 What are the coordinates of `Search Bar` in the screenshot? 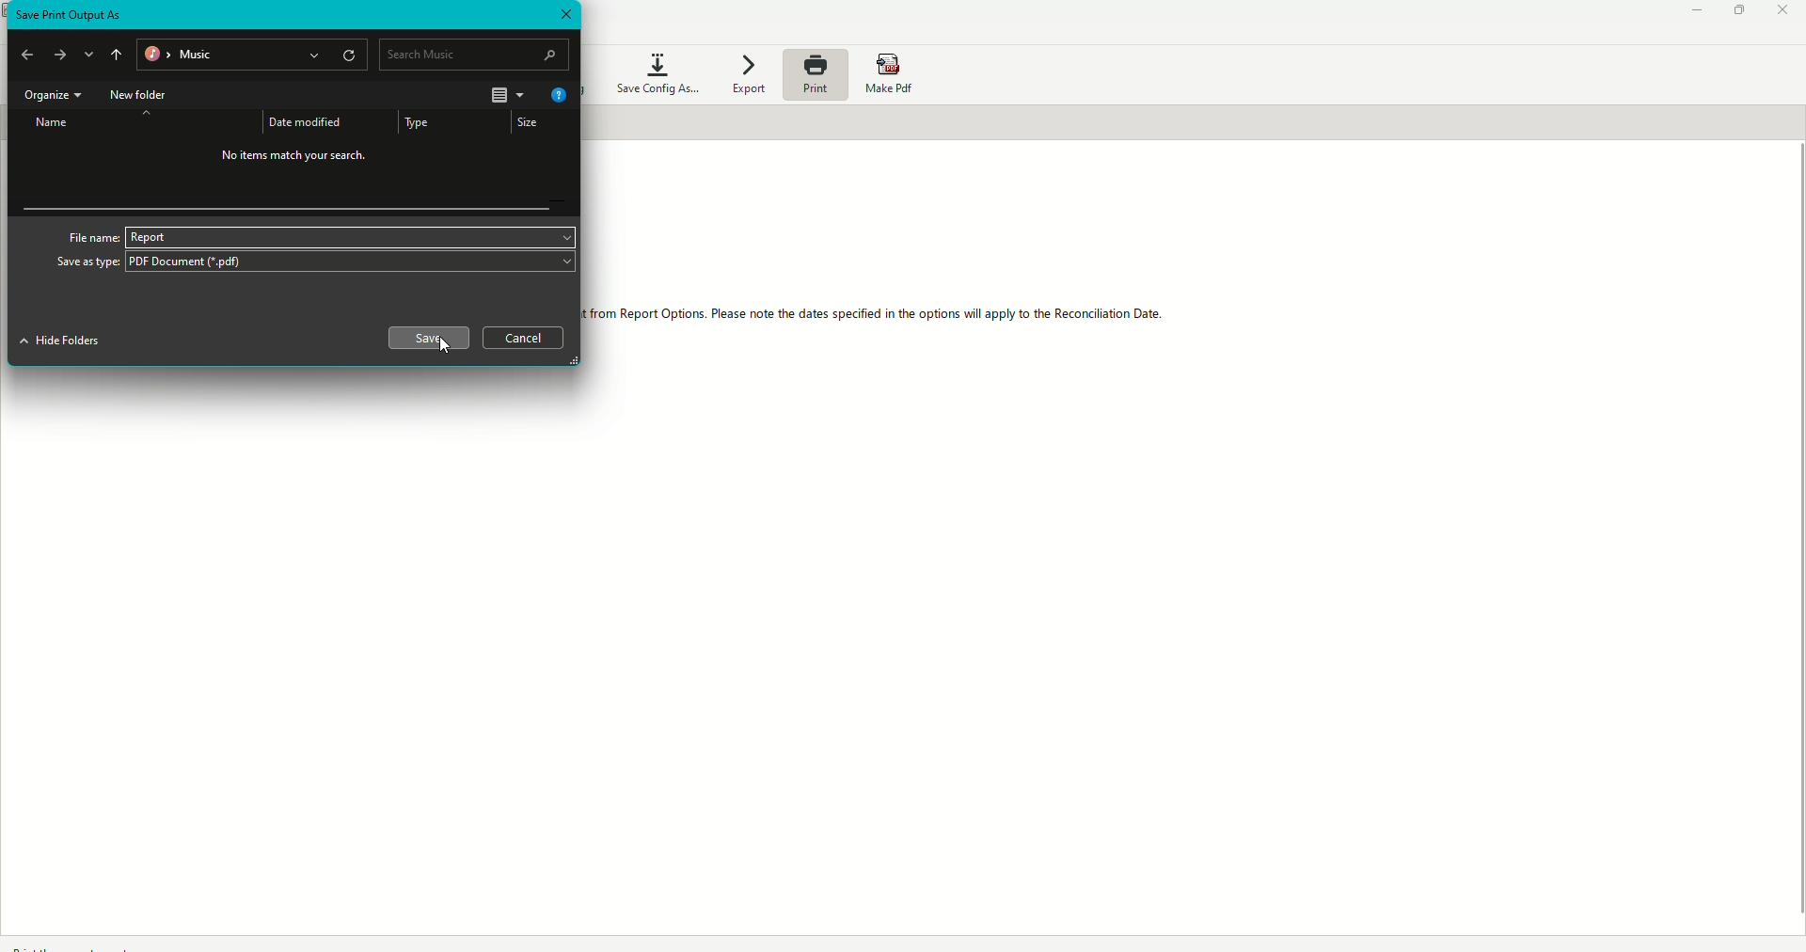 It's located at (473, 53).